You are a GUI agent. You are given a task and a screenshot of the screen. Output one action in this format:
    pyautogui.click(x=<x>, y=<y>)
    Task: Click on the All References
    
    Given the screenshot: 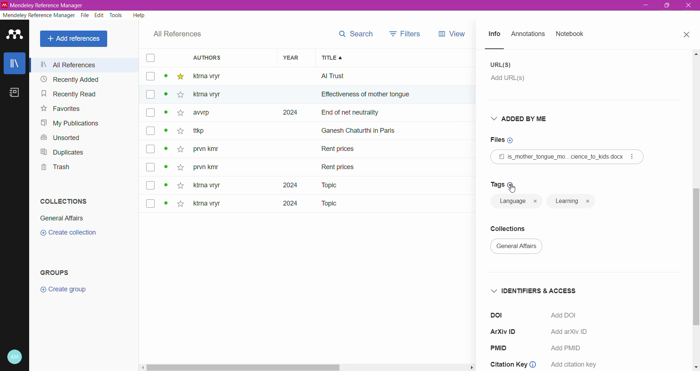 What is the action you would take?
    pyautogui.click(x=178, y=34)
    